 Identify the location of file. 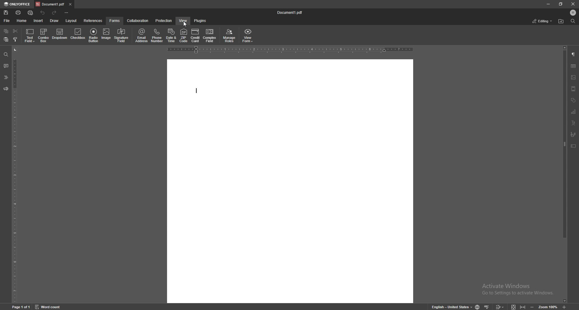
(7, 20).